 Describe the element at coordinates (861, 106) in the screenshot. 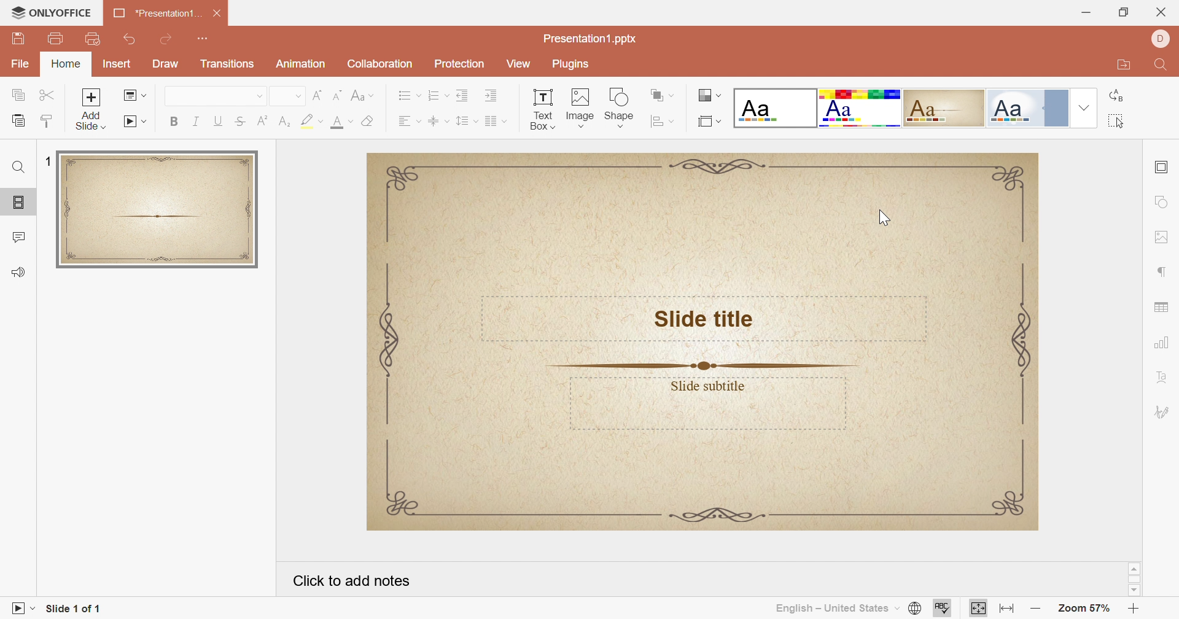

I see `Basic` at that location.